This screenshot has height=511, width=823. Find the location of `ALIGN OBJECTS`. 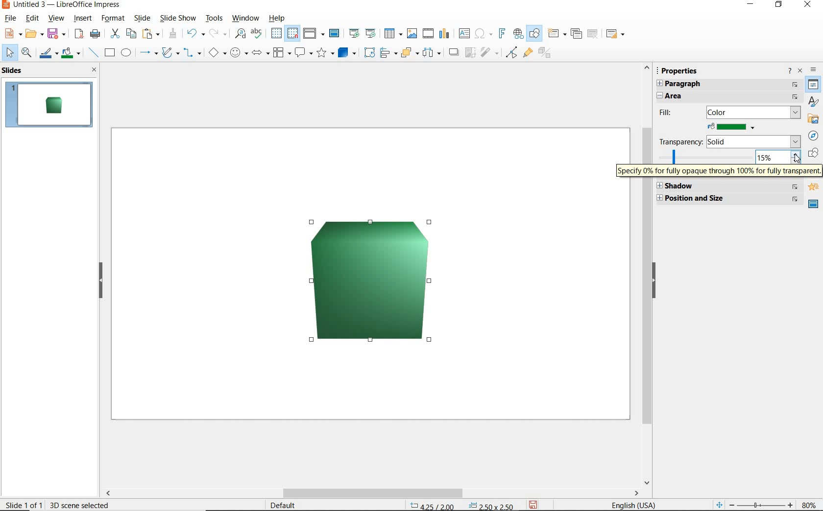

ALIGN OBJECTS is located at coordinates (388, 54).